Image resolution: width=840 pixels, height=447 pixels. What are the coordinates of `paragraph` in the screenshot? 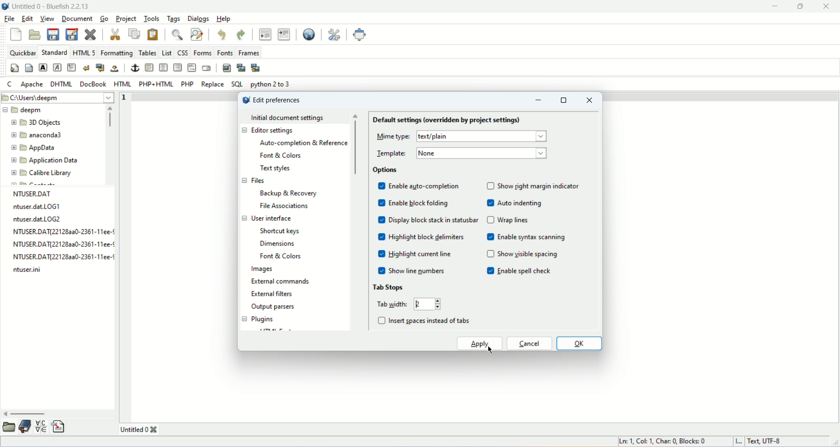 It's located at (70, 68).